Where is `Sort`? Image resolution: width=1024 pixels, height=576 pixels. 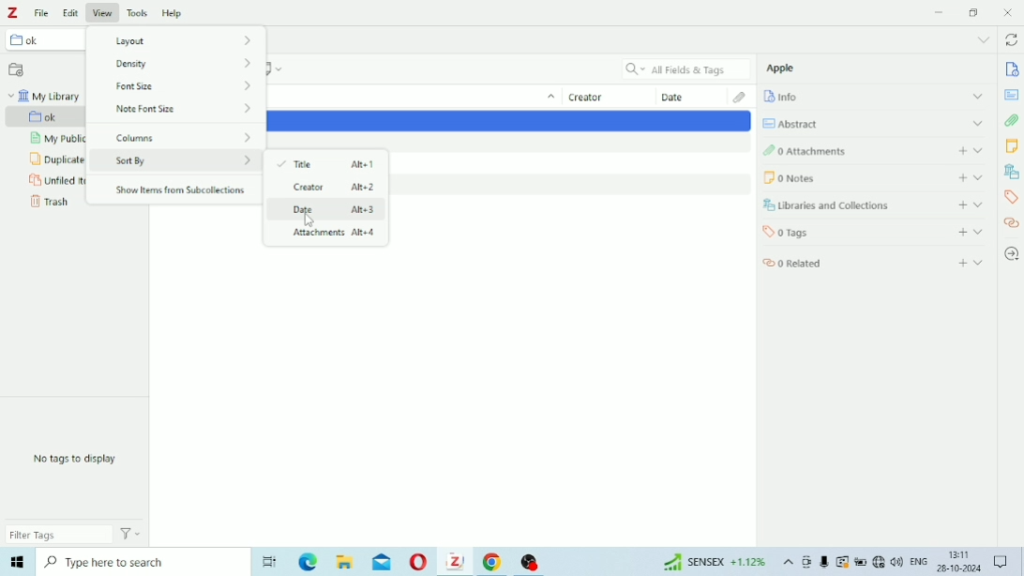 Sort is located at coordinates (549, 99).